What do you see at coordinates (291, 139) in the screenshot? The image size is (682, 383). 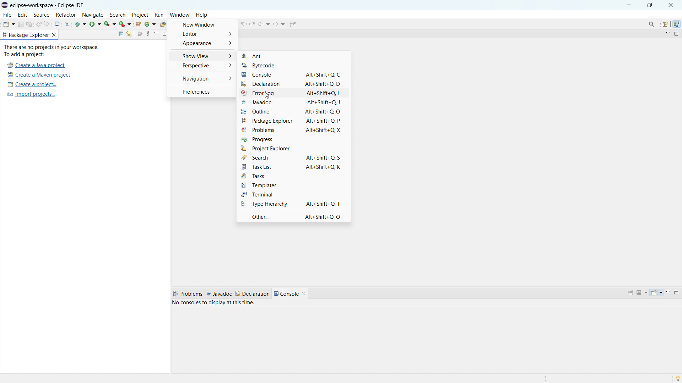 I see `Progress` at bounding box center [291, 139].